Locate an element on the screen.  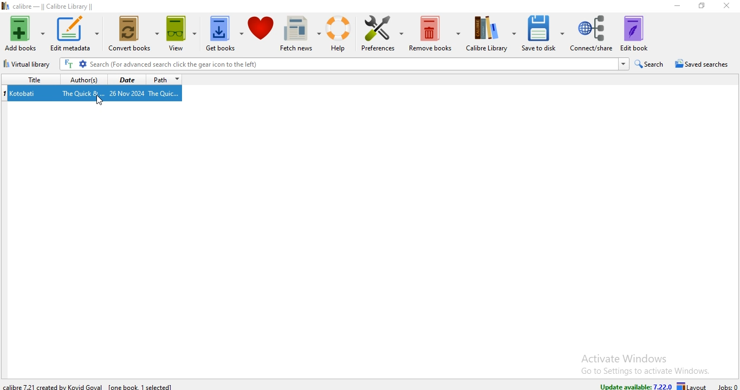
remove books is located at coordinates (434, 32).